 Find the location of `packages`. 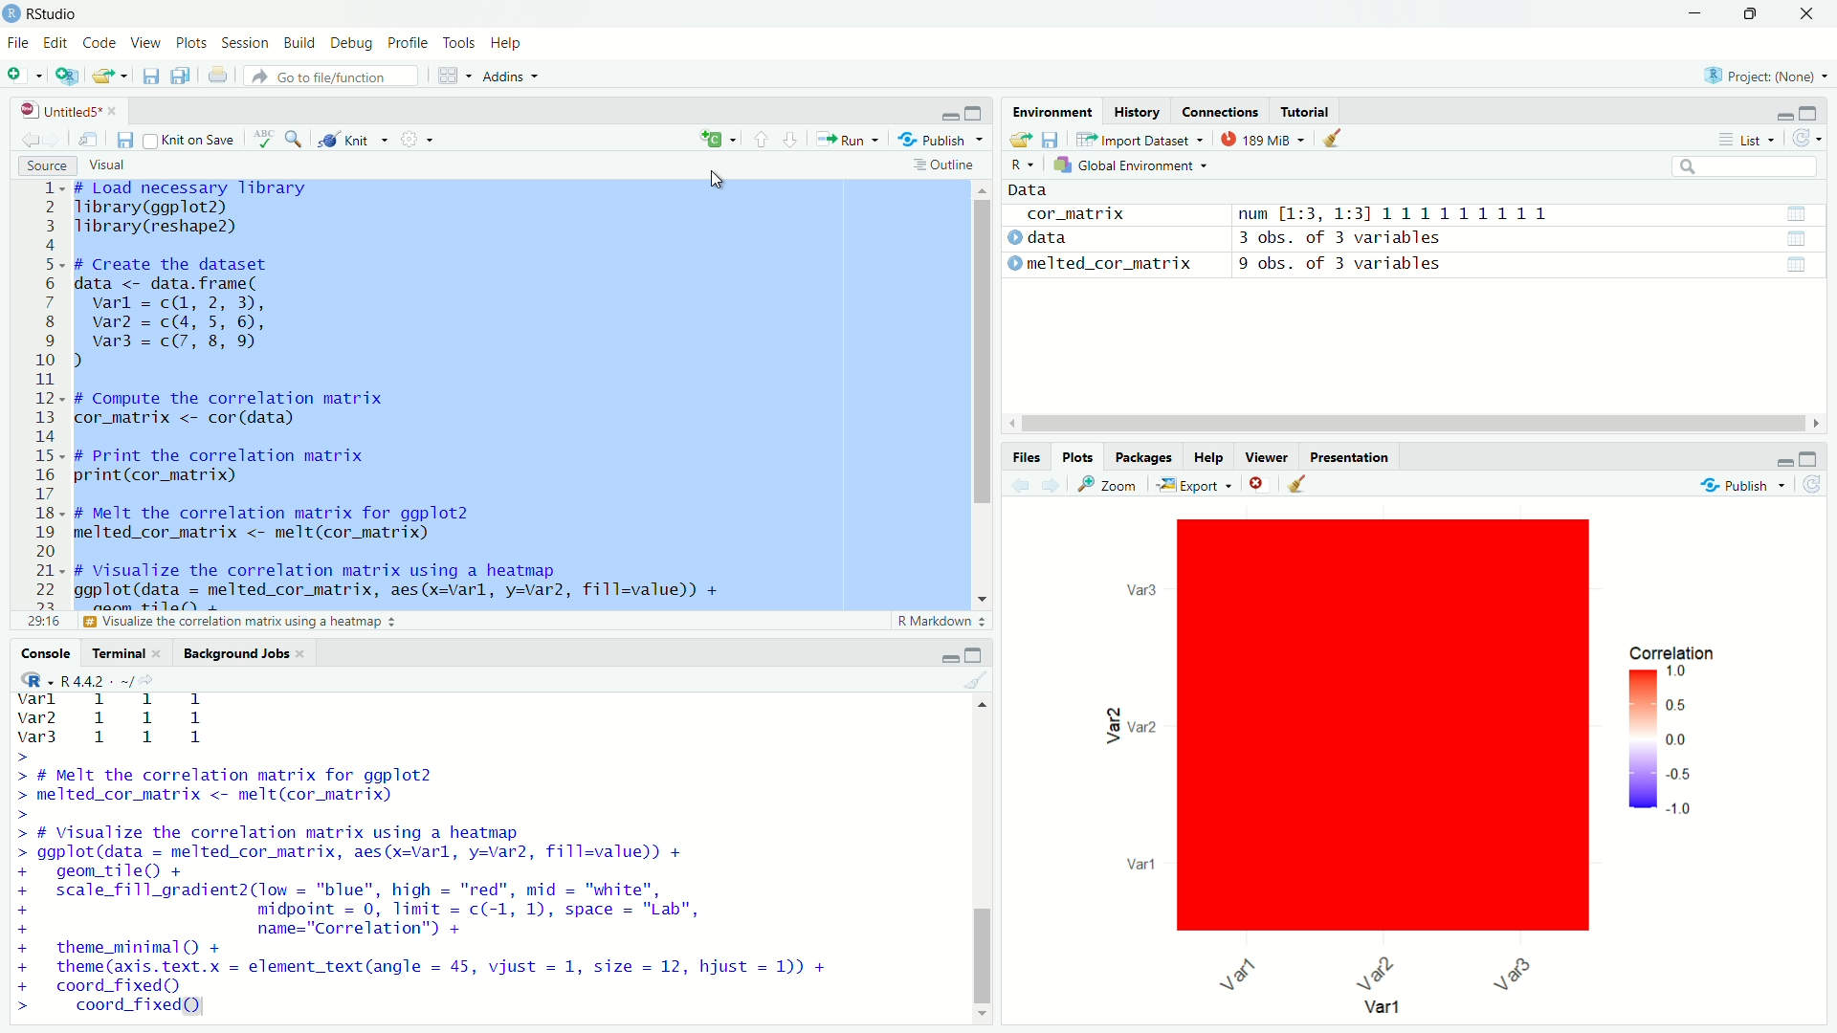

packages is located at coordinates (1140, 456).